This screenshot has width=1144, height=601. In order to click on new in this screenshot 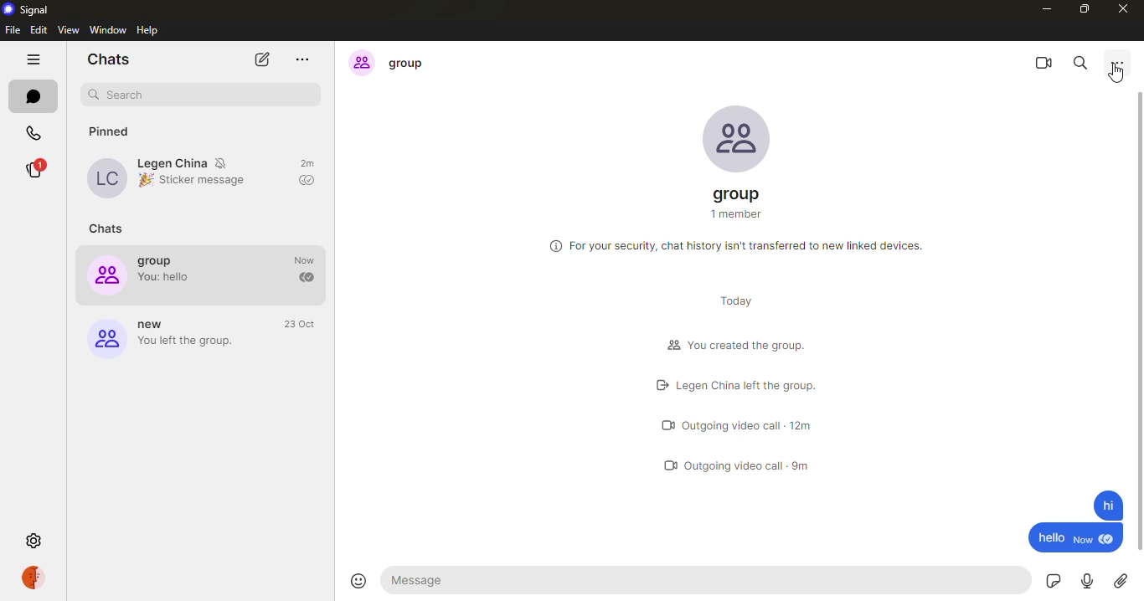, I will do `click(1083, 542)`.